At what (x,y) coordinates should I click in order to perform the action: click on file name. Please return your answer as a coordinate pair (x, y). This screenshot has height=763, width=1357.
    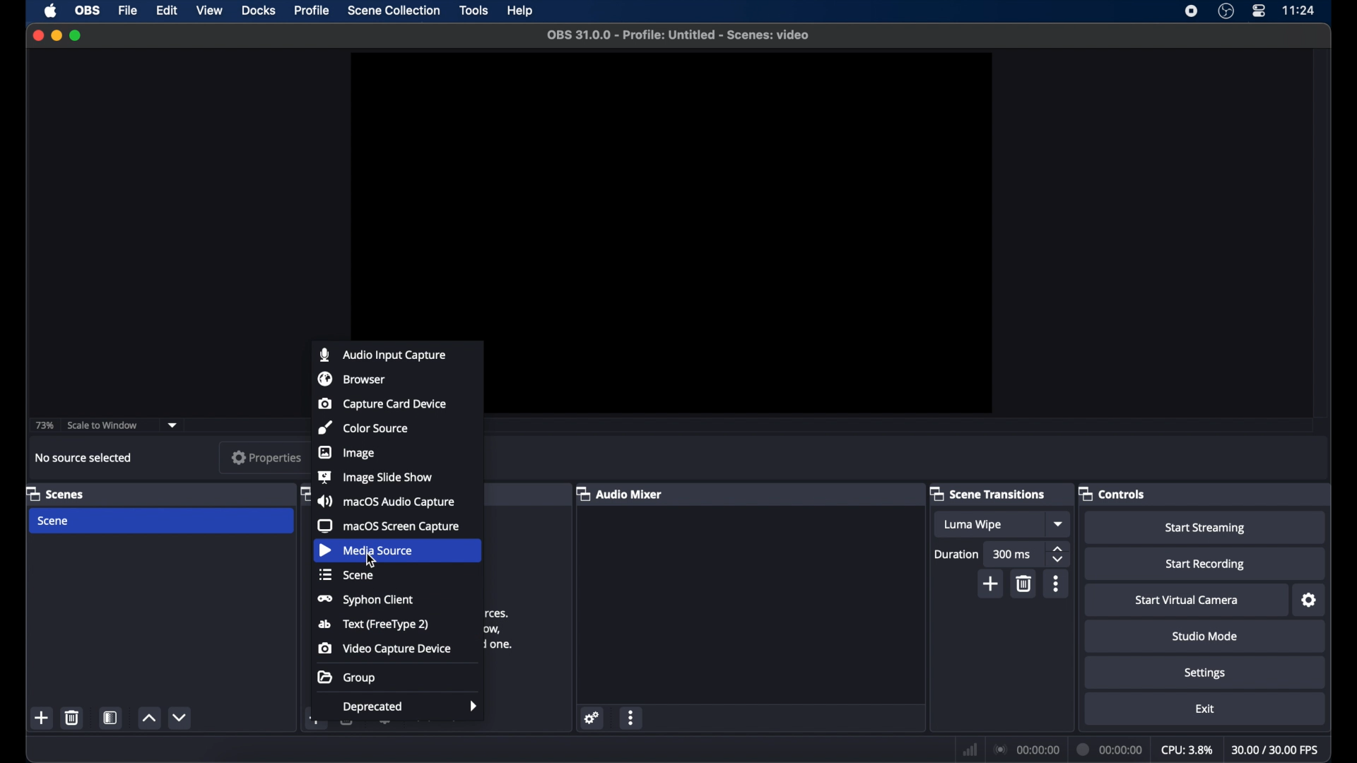
    Looking at the image, I should click on (678, 35).